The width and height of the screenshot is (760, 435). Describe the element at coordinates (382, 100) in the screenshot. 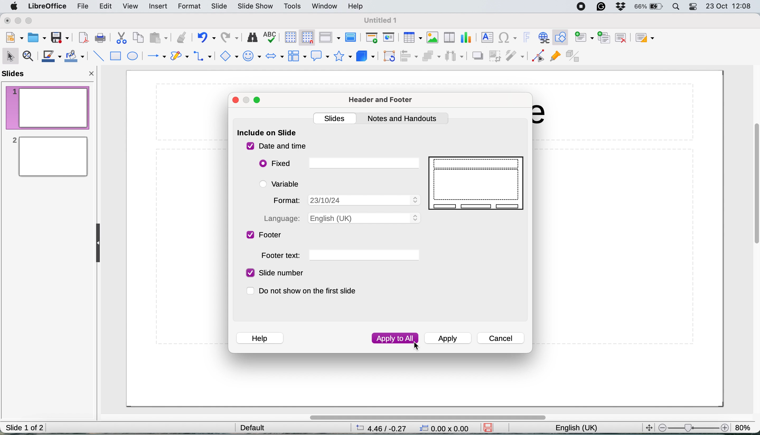

I see `header and footer` at that location.